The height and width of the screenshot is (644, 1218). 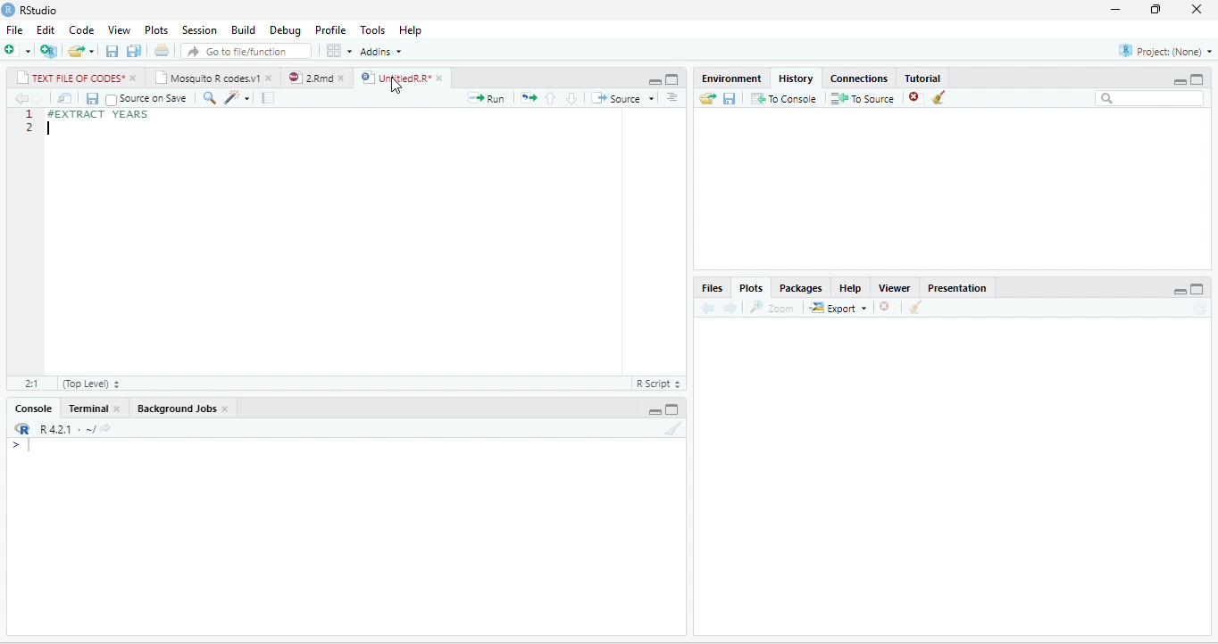 I want to click on Build, so click(x=244, y=30).